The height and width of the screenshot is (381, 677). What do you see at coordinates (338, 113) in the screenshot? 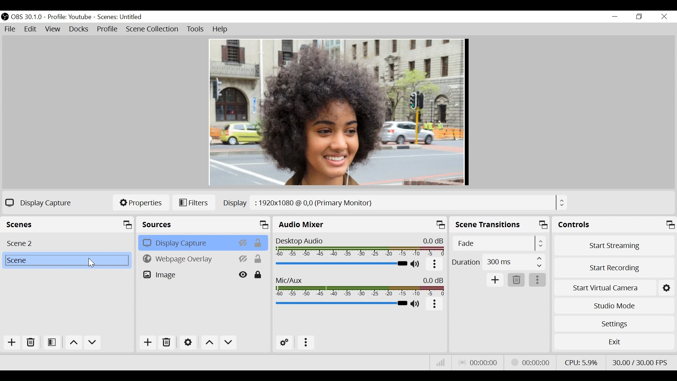
I see `Preview` at bounding box center [338, 113].